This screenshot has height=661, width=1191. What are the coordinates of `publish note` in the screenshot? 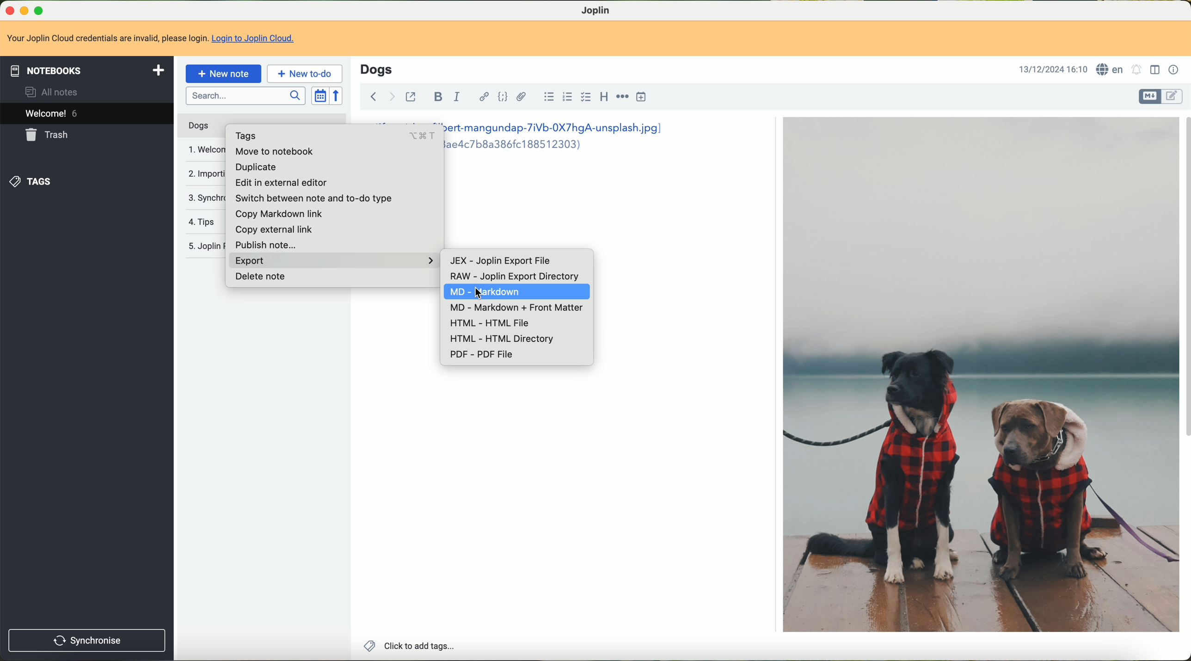 It's located at (269, 243).